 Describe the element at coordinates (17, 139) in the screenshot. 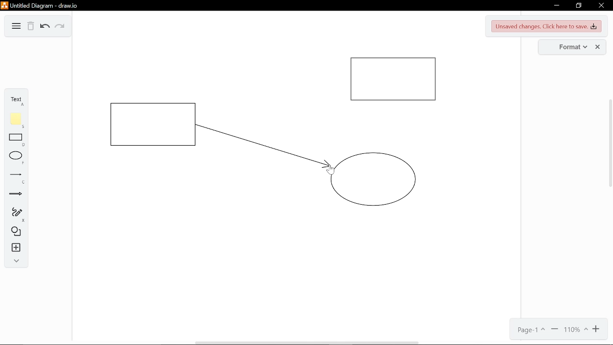

I see `Rectangle` at that location.